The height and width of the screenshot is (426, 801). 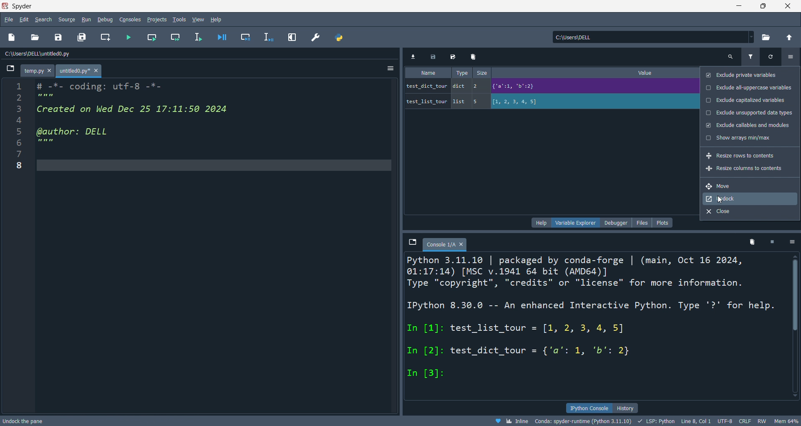 What do you see at coordinates (549, 86) in the screenshot?
I see `test_dict_tour ` at bounding box center [549, 86].